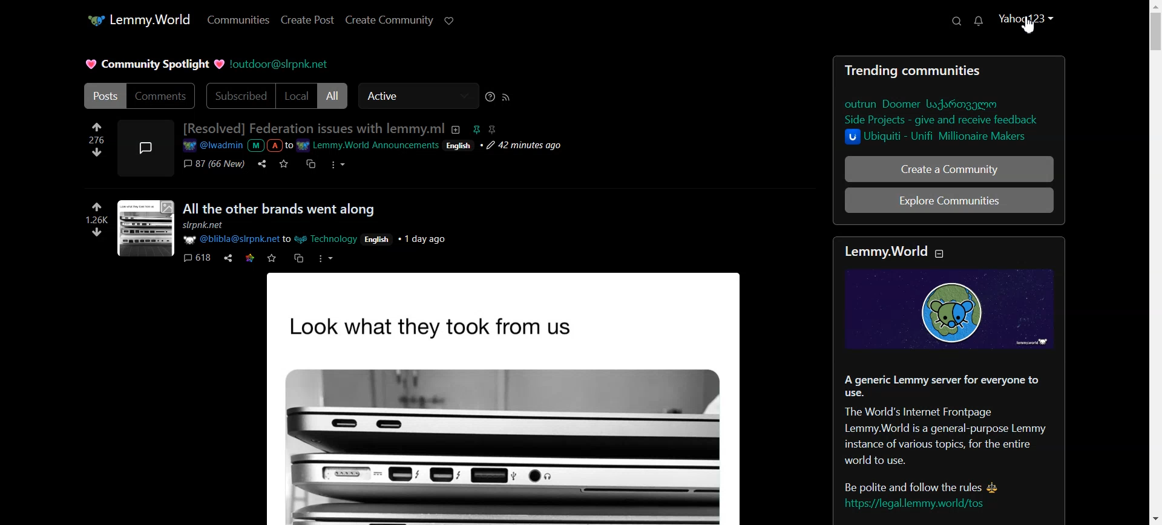 The image size is (1162, 525). Describe the element at coordinates (229, 258) in the screenshot. I see `share` at that location.